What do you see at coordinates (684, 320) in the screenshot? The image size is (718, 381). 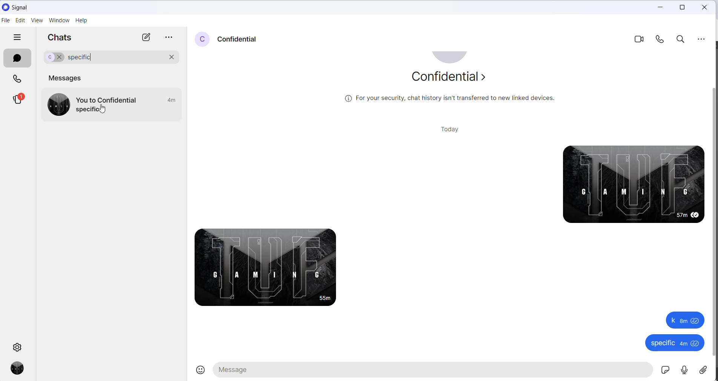 I see `k` at bounding box center [684, 320].